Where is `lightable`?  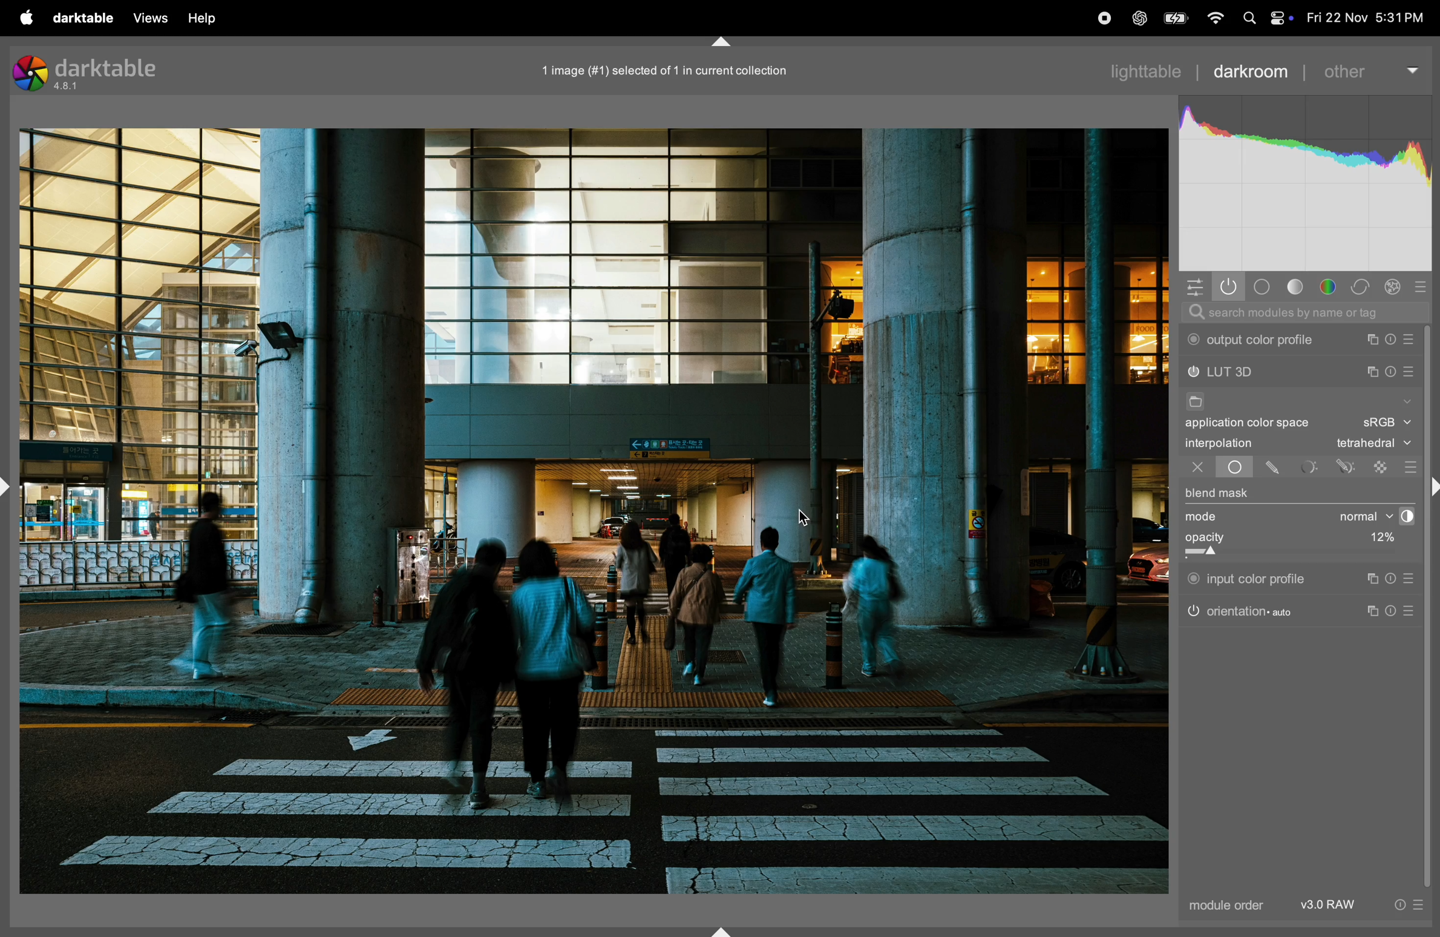 lightable is located at coordinates (1150, 71).